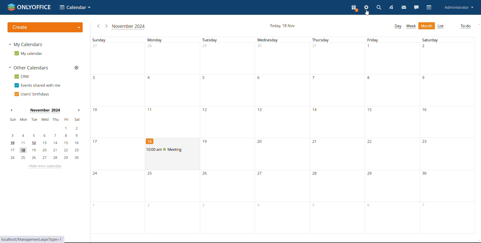  I want to click on Sunday, so click(118, 135).